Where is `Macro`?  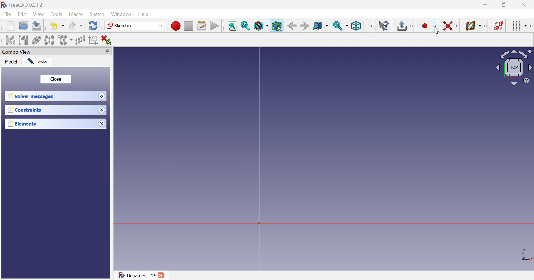 Macro is located at coordinates (75, 14).